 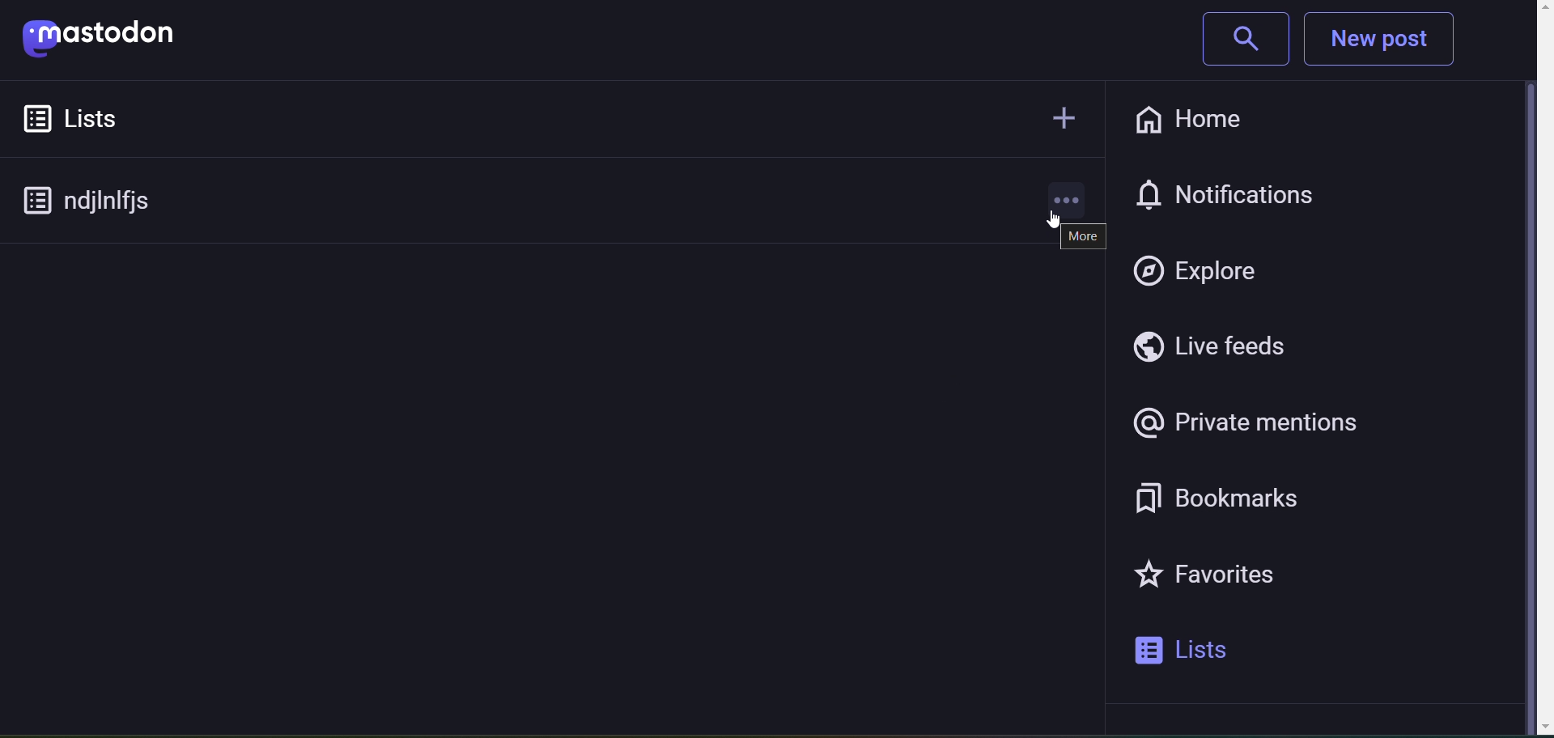 I want to click on private mentions, so click(x=1248, y=424).